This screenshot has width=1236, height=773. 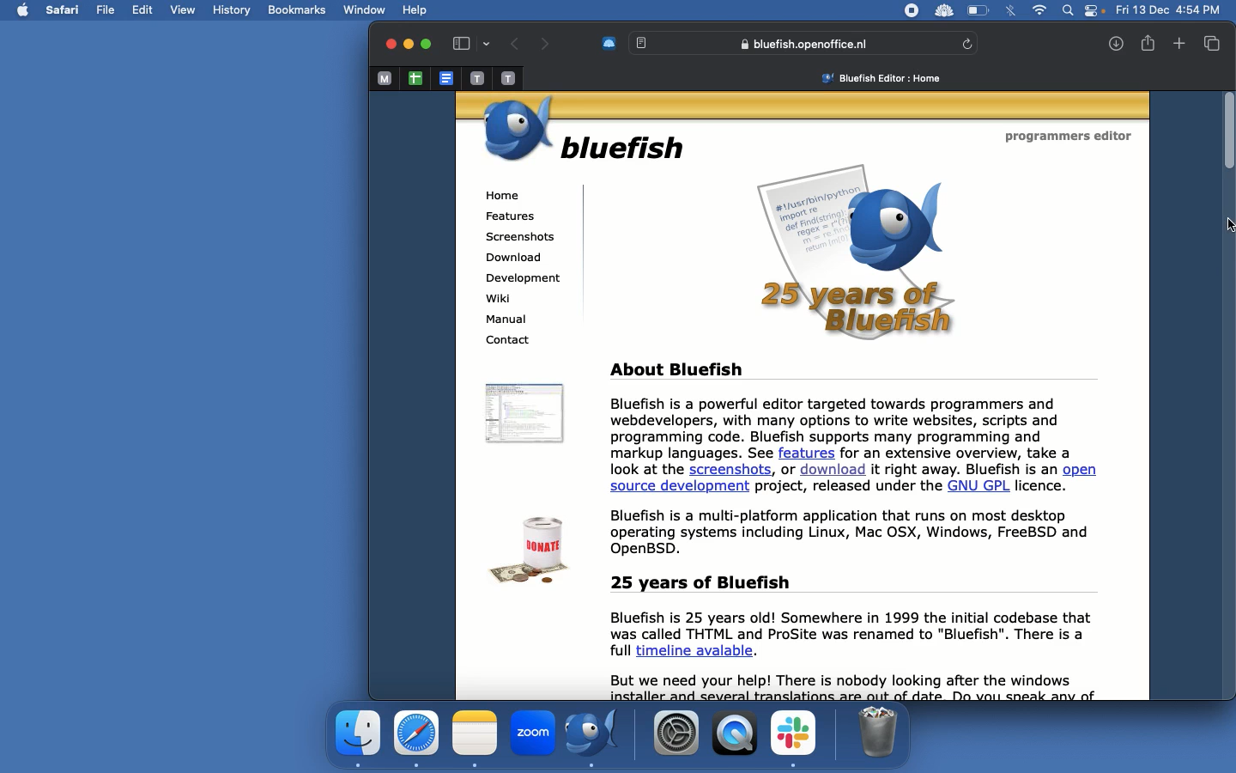 What do you see at coordinates (526, 549) in the screenshot?
I see `Donate icon` at bounding box center [526, 549].